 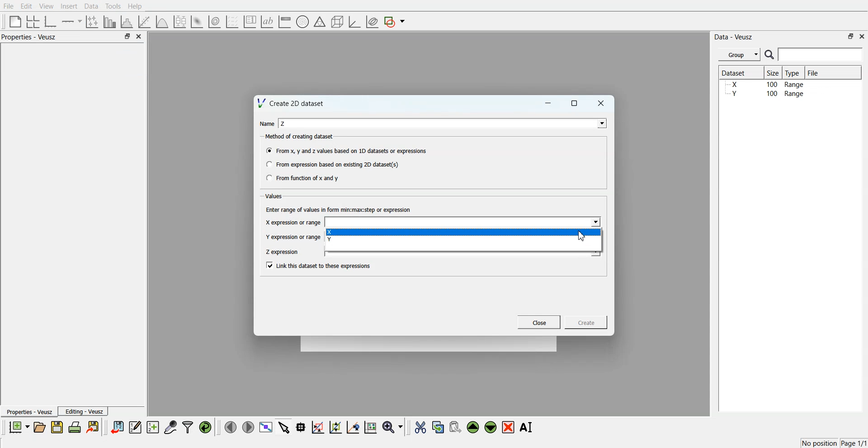 What do you see at coordinates (473, 427) in the screenshot?
I see `Move up the selected widget` at bounding box center [473, 427].